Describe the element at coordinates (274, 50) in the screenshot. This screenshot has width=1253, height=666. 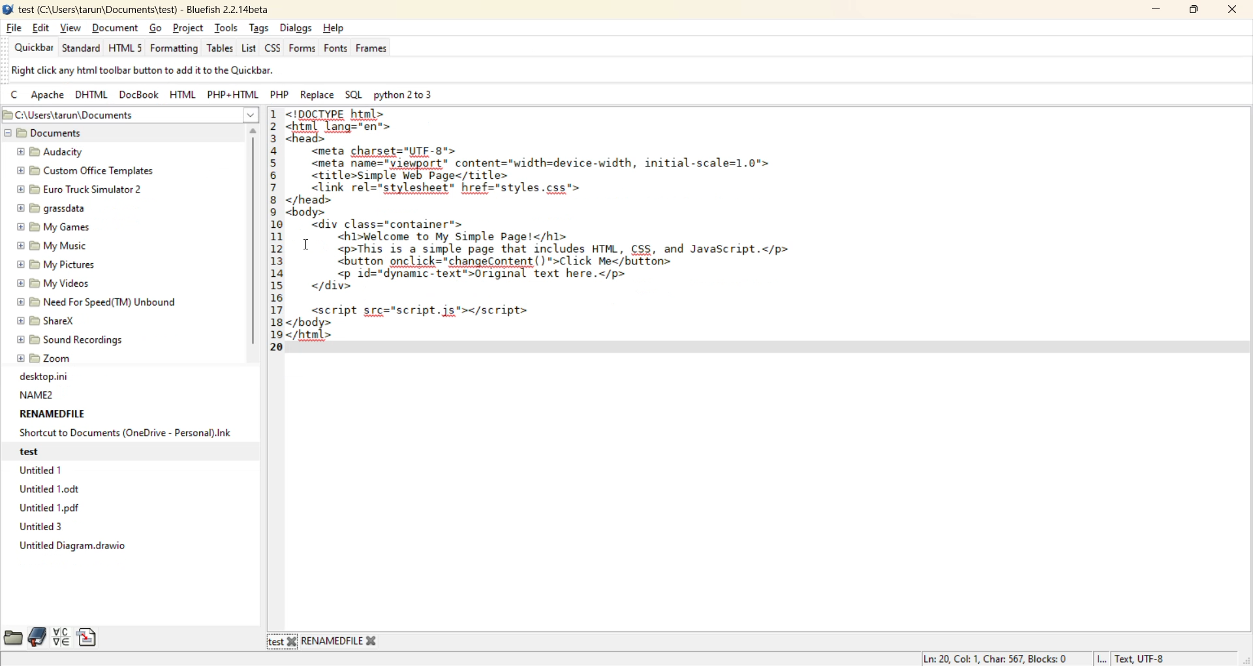
I see `css` at that location.